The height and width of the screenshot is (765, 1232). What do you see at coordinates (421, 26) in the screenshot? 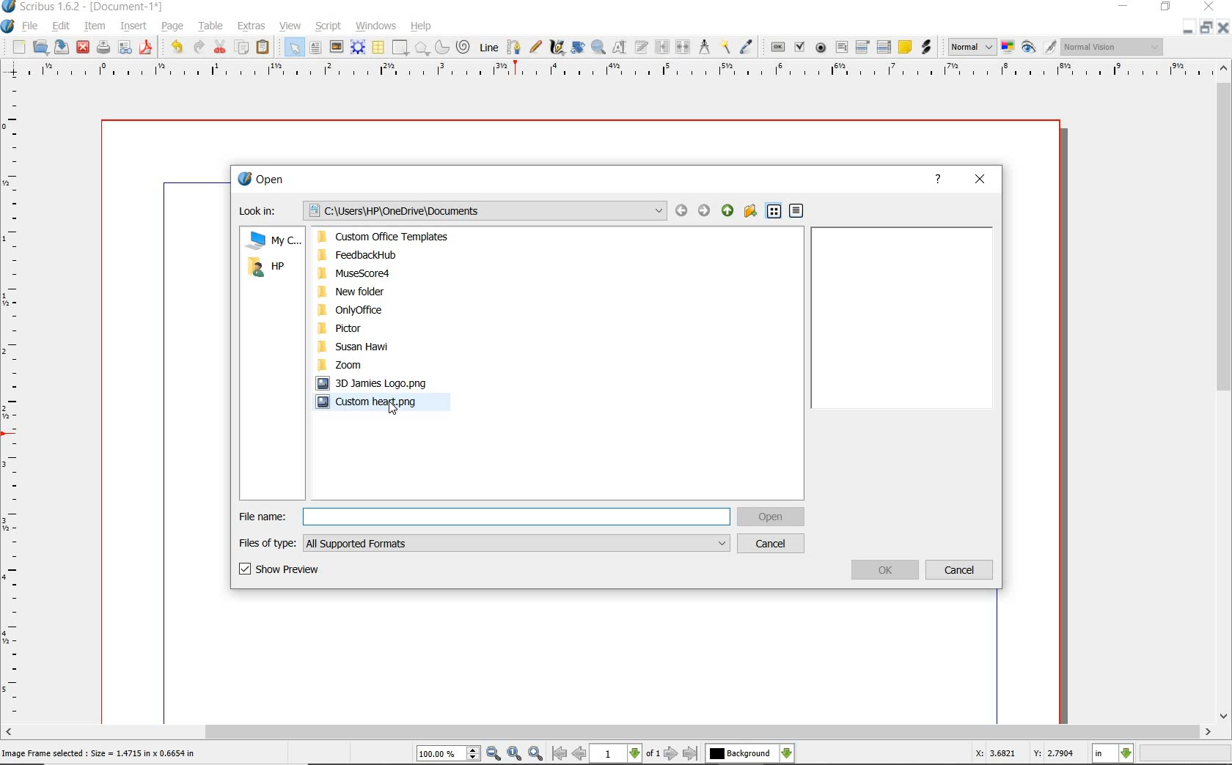
I see `help` at bounding box center [421, 26].